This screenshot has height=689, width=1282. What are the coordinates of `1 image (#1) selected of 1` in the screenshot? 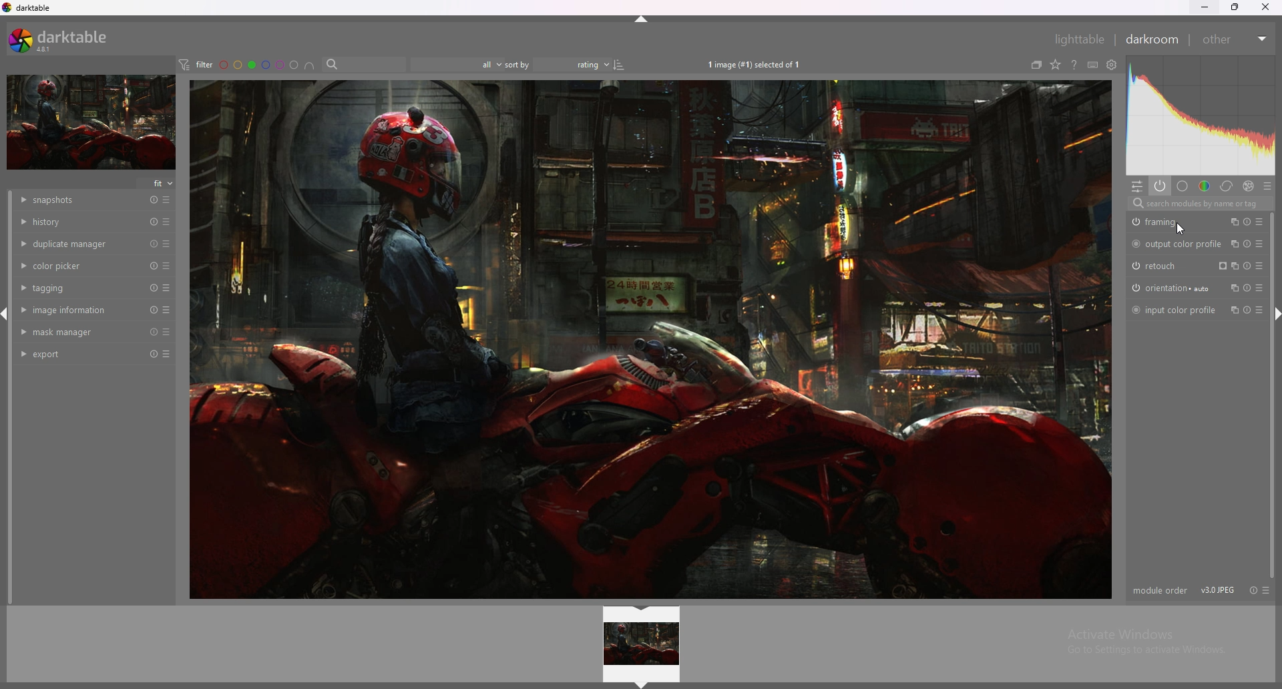 It's located at (757, 63).